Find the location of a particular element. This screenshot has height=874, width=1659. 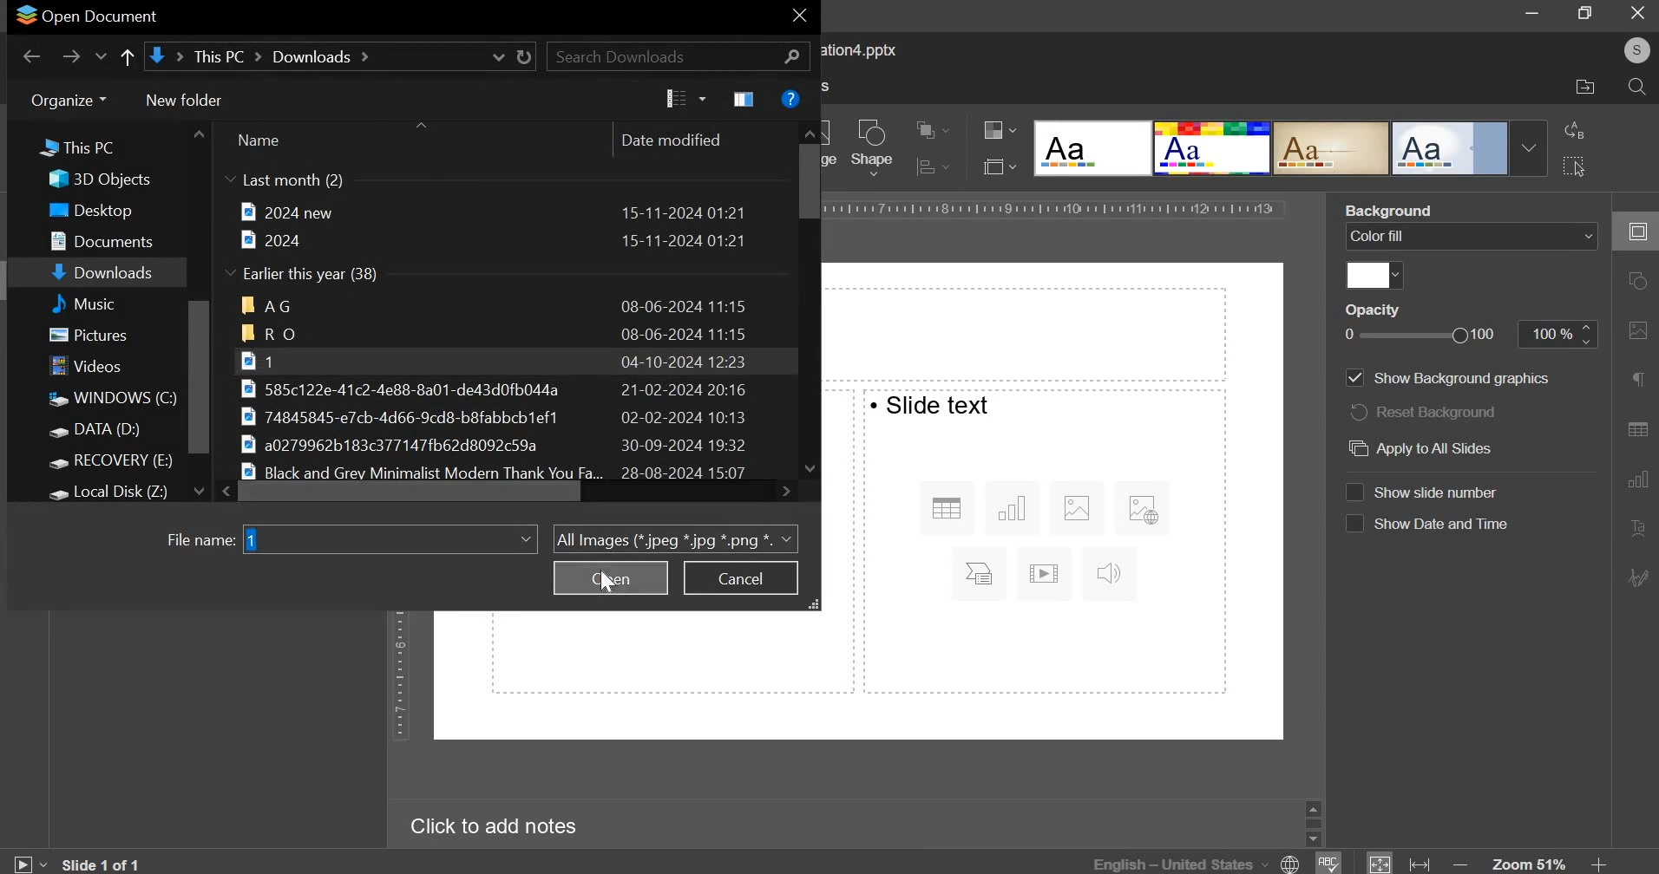

vertical scroll bar is located at coordinates (200, 377).